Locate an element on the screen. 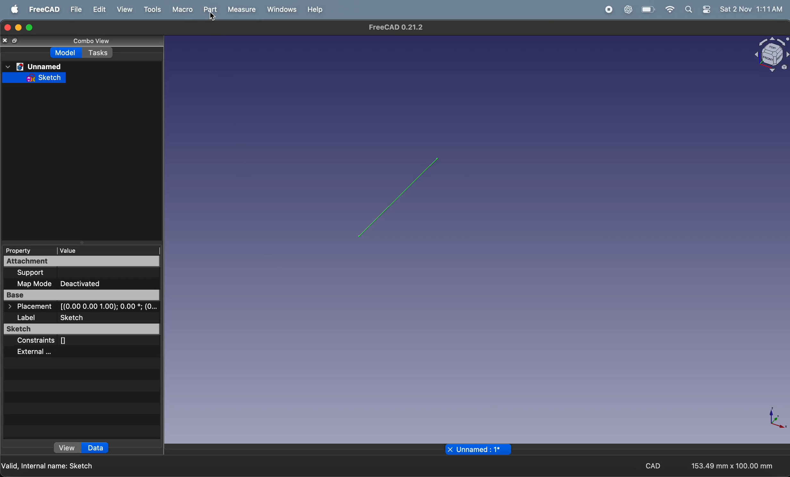  sketch is located at coordinates (80, 329).